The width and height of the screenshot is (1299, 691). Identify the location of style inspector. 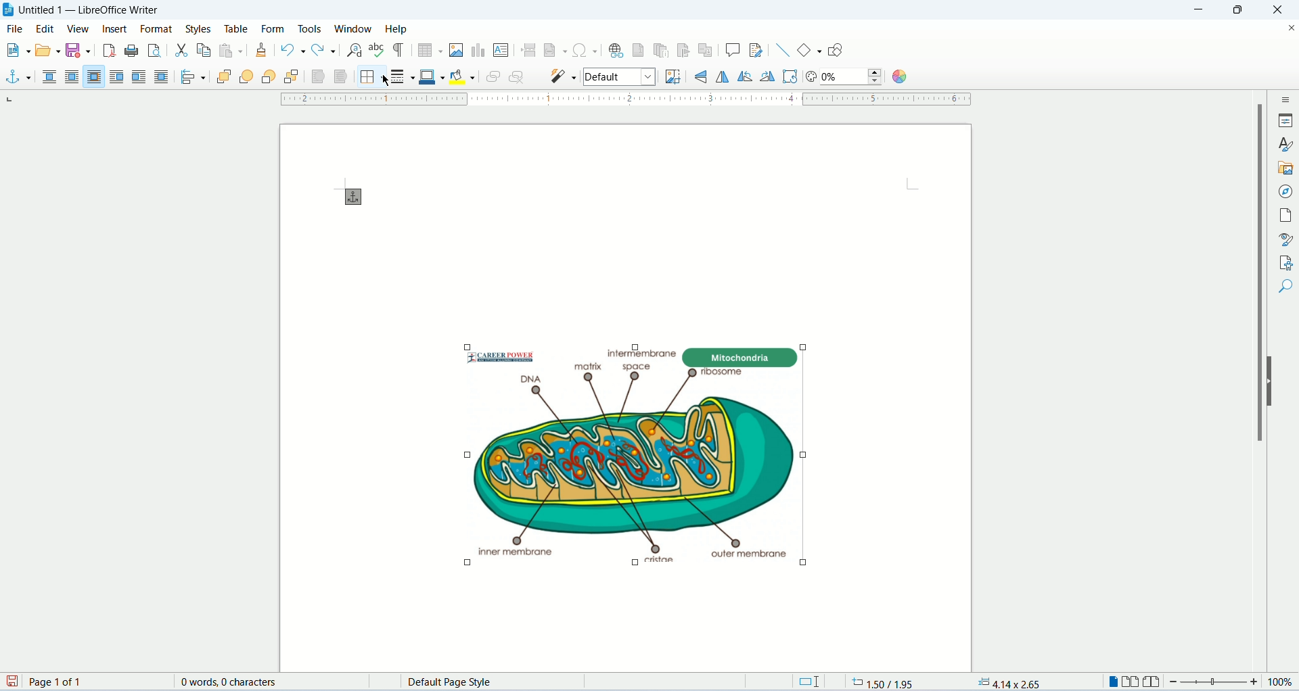
(1287, 239).